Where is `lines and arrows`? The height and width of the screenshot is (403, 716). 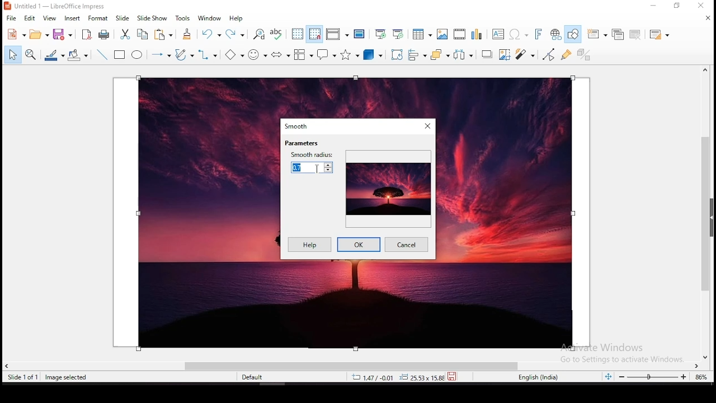
lines and arrows is located at coordinates (159, 54).